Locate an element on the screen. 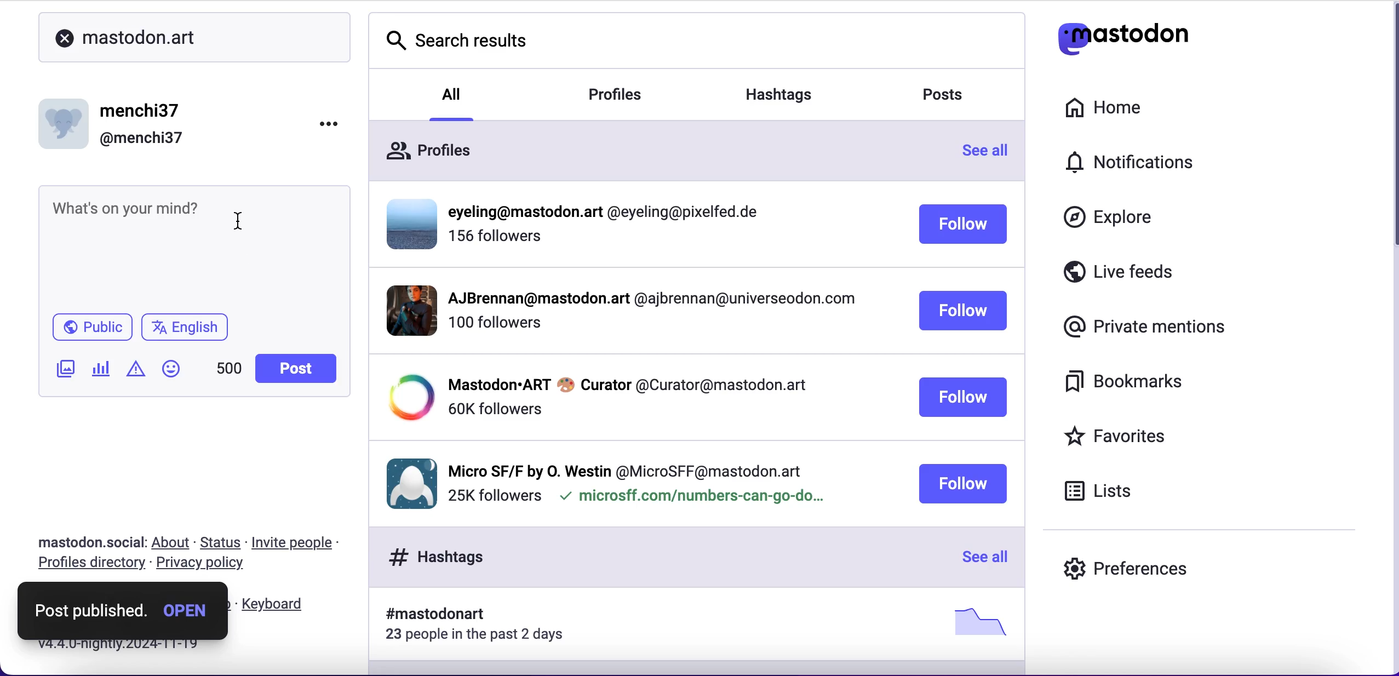  add image is located at coordinates (63, 370).